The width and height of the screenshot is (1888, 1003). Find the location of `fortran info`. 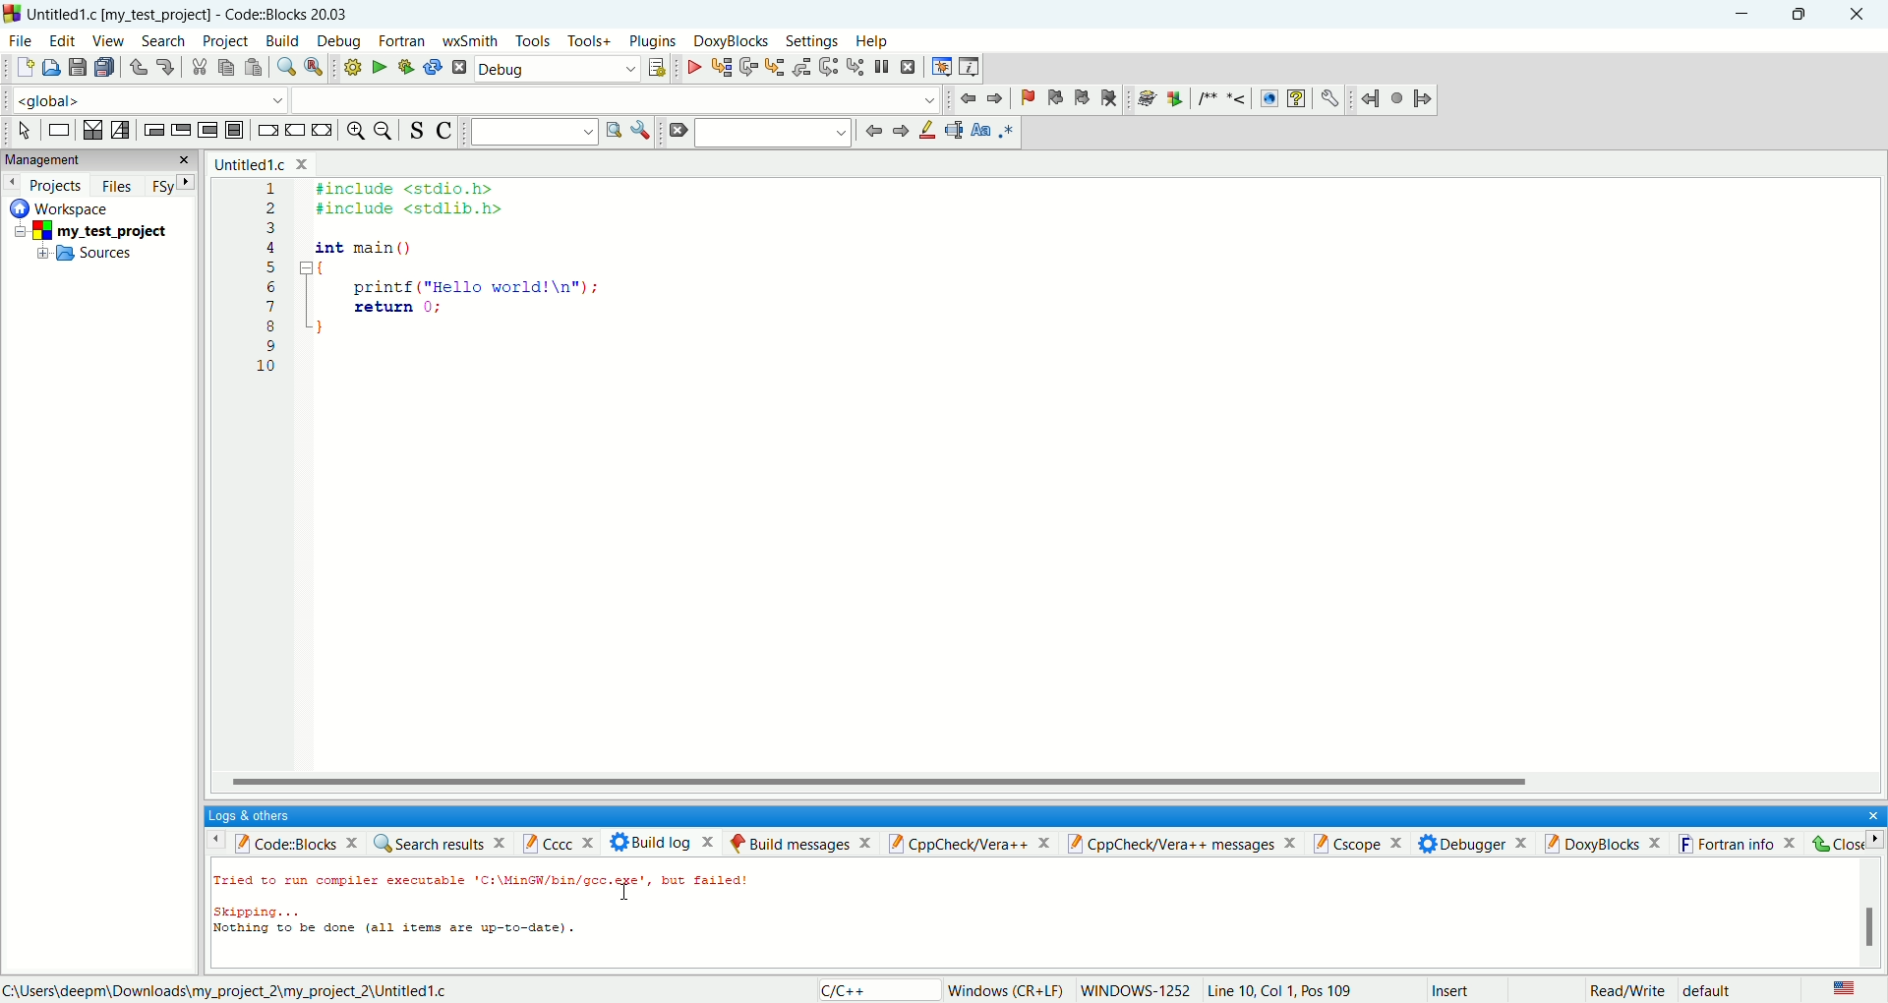

fortran info is located at coordinates (1743, 843).